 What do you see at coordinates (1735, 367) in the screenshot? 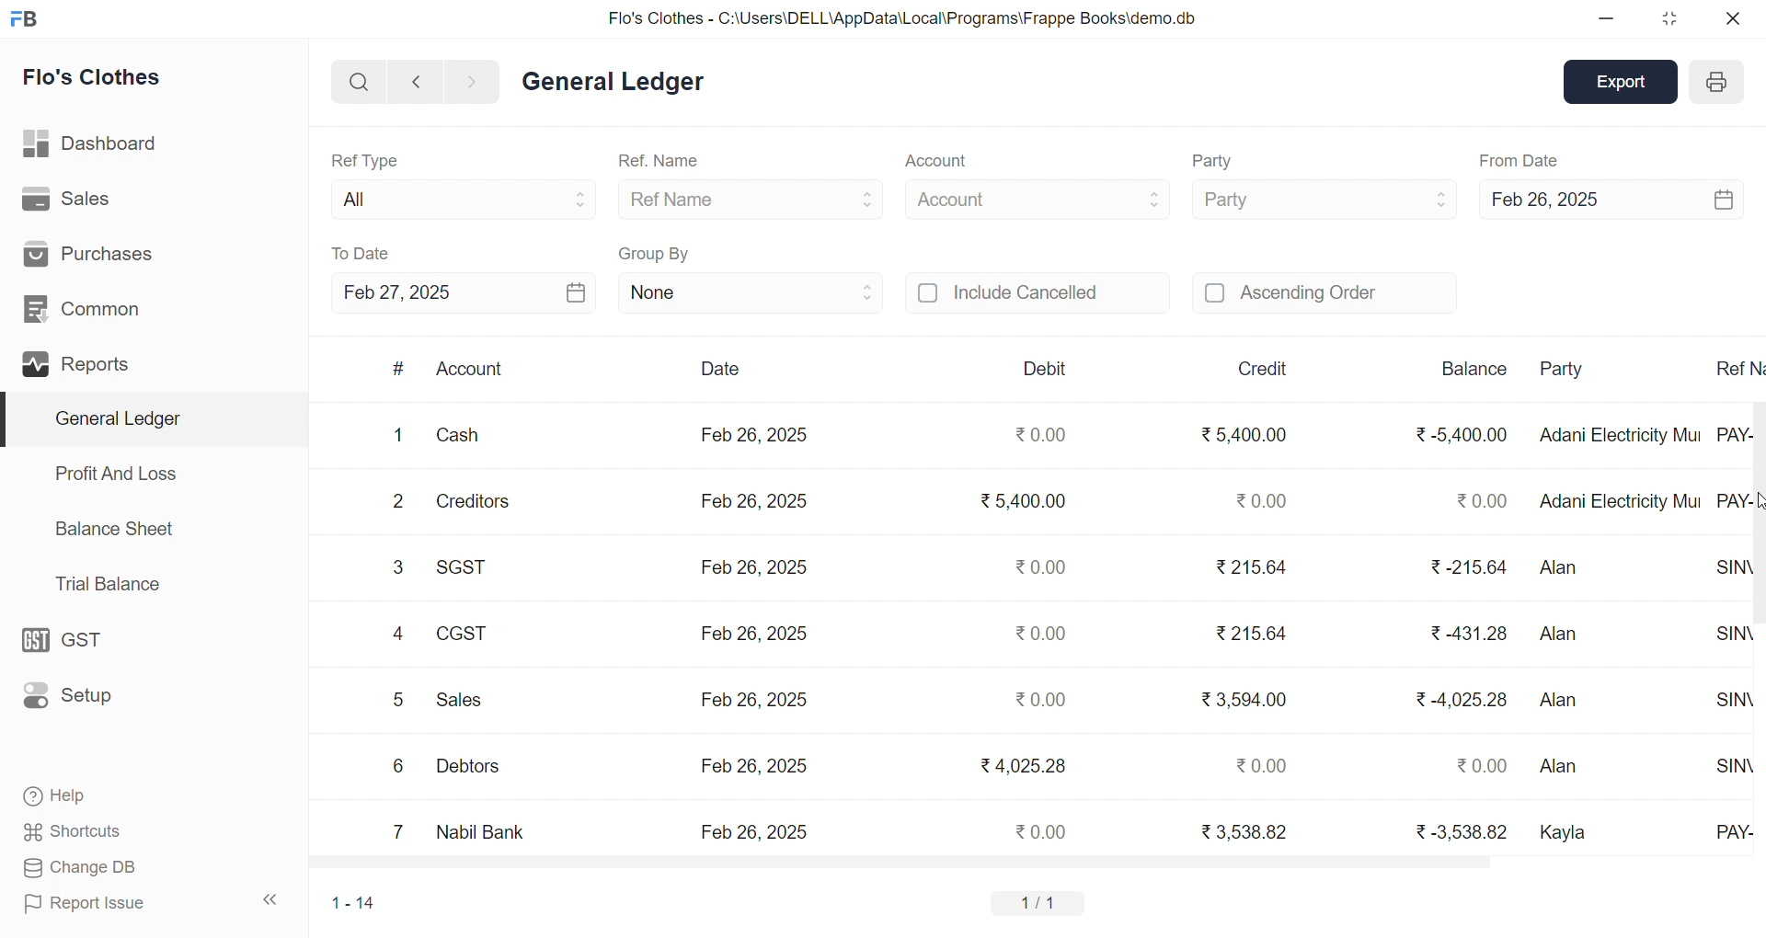
I see `Ref N..` at bounding box center [1735, 367].